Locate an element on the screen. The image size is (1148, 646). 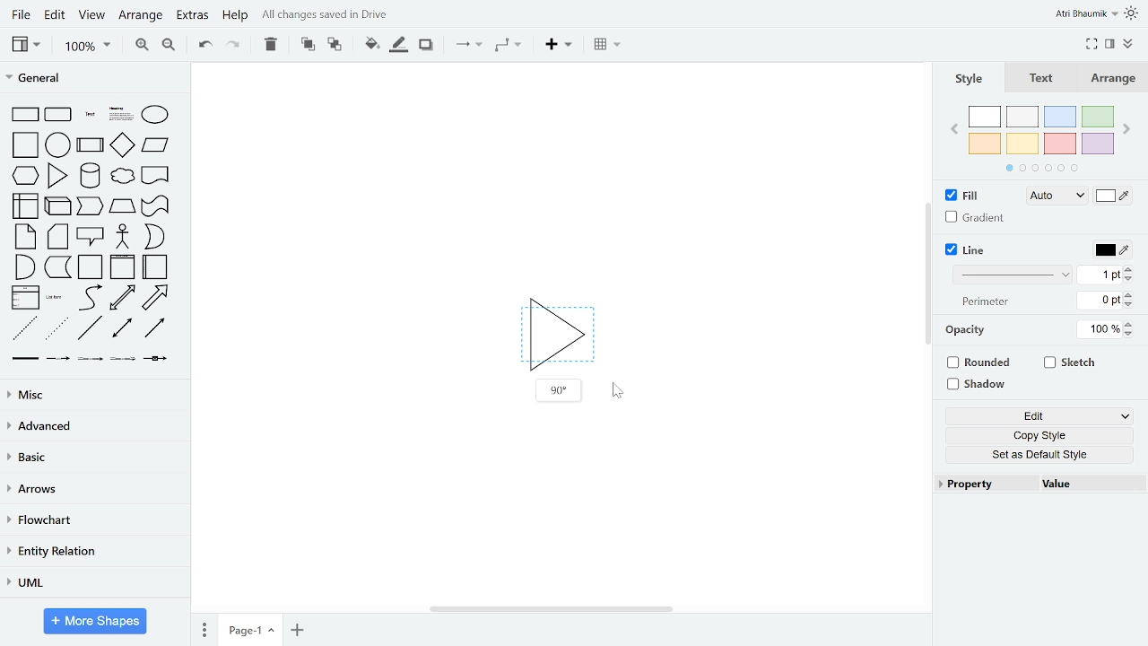
dotted line is located at coordinates (58, 329).